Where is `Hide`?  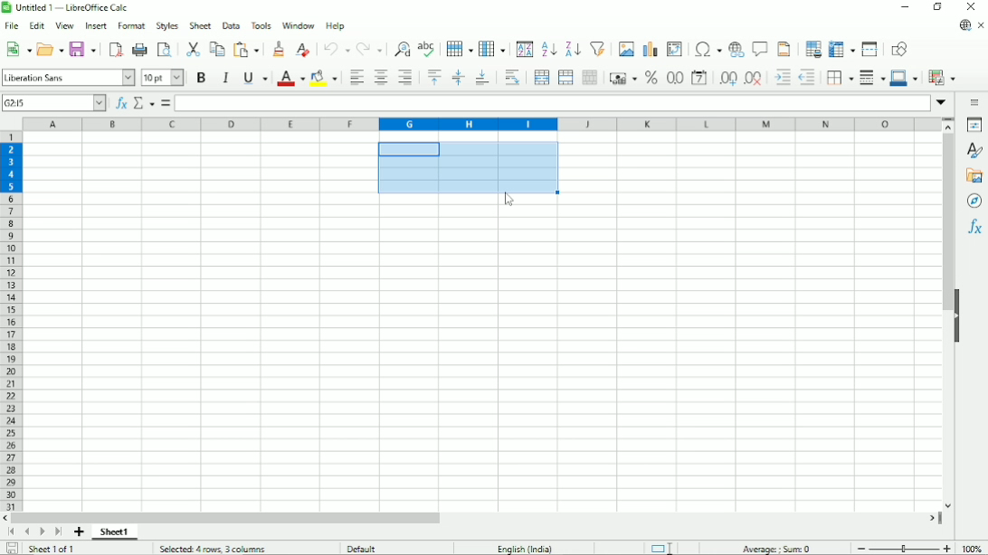 Hide is located at coordinates (958, 316).